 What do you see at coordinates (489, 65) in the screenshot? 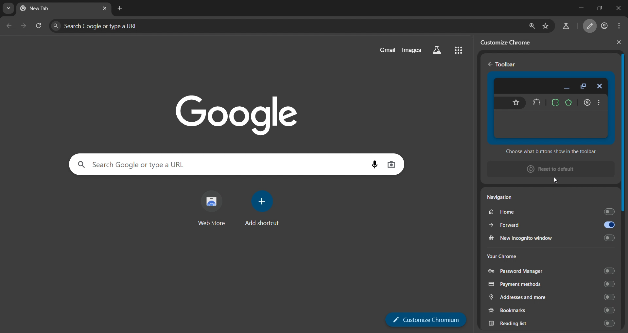
I see `go back` at bounding box center [489, 65].